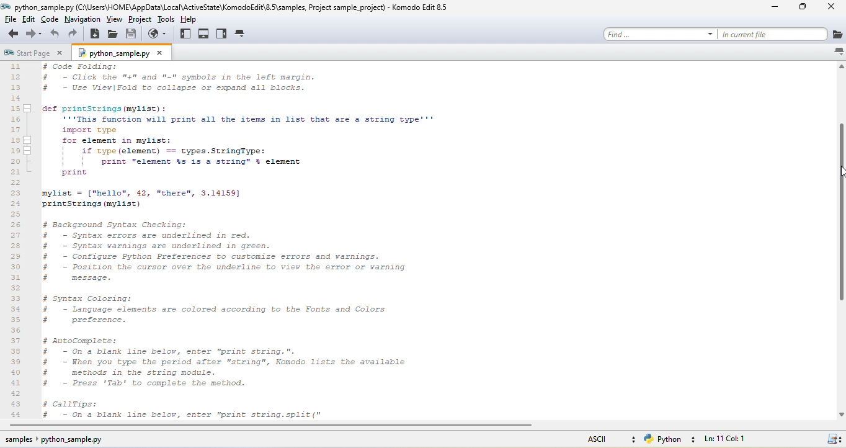 The image size is (846, 448). I want to click on lnc11, col 1, so click(746, 440).